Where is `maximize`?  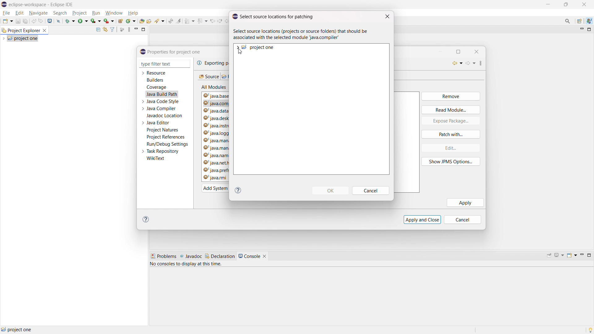
maximize is located at coordinates (589, 255).